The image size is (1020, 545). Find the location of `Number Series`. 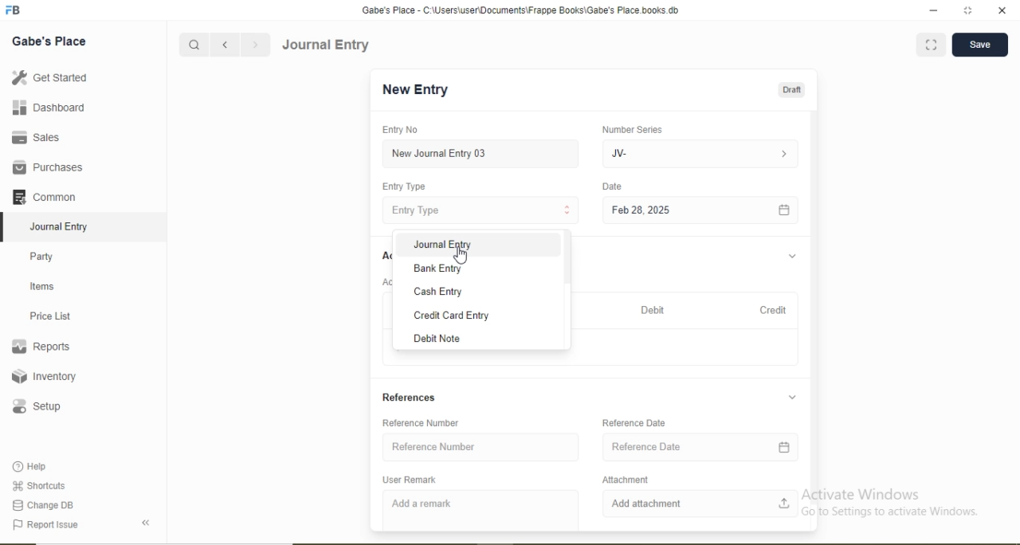

Number Series is located at coordinates (632, 130).